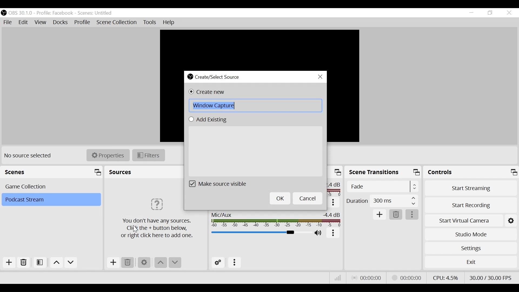  I want to click on Start Recording, so click(470, 205).